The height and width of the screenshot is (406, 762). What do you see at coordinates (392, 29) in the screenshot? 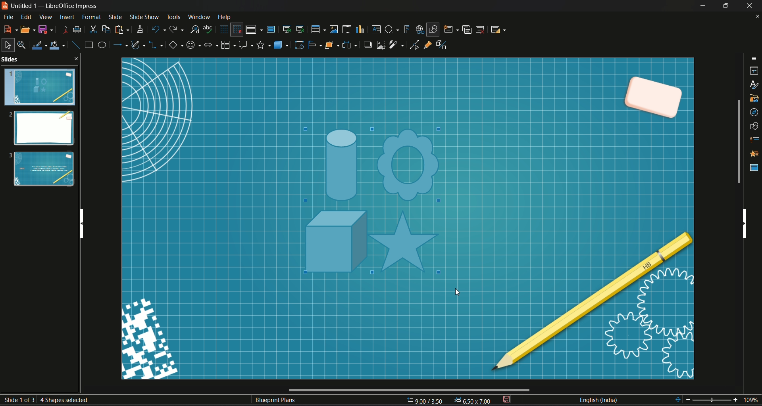
I see `insert special character` at bounding box center [392, 29].